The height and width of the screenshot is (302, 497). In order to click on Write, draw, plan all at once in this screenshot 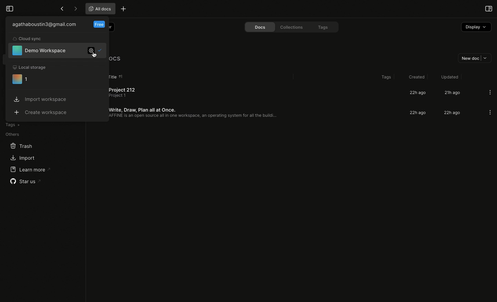, I will do `click(188, 112)`.